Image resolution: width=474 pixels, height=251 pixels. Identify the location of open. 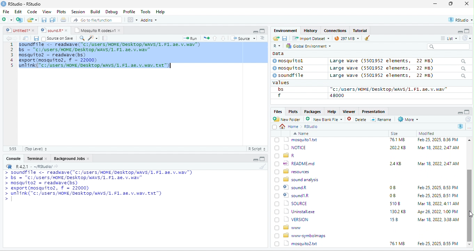
(276, 39).